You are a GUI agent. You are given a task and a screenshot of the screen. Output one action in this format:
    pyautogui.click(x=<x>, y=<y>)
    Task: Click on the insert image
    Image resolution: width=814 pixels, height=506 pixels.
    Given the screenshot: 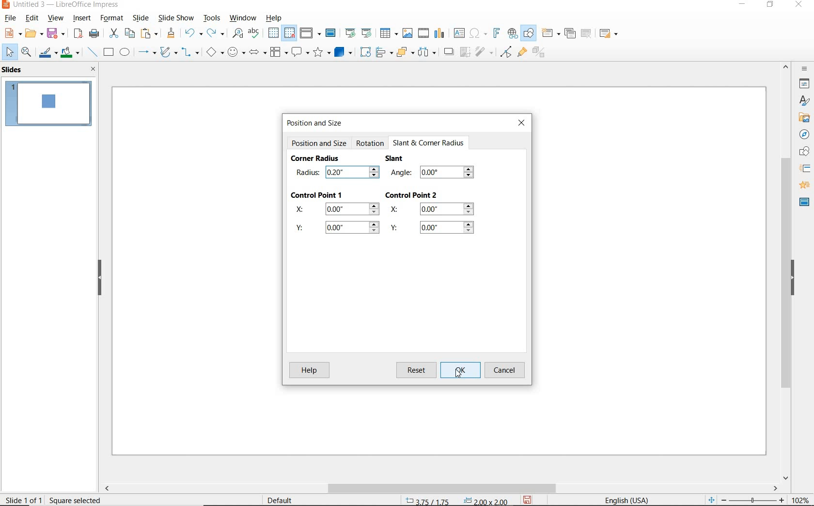 What is the action you would take?
    pyautogui.click(x=408, y=33)
    